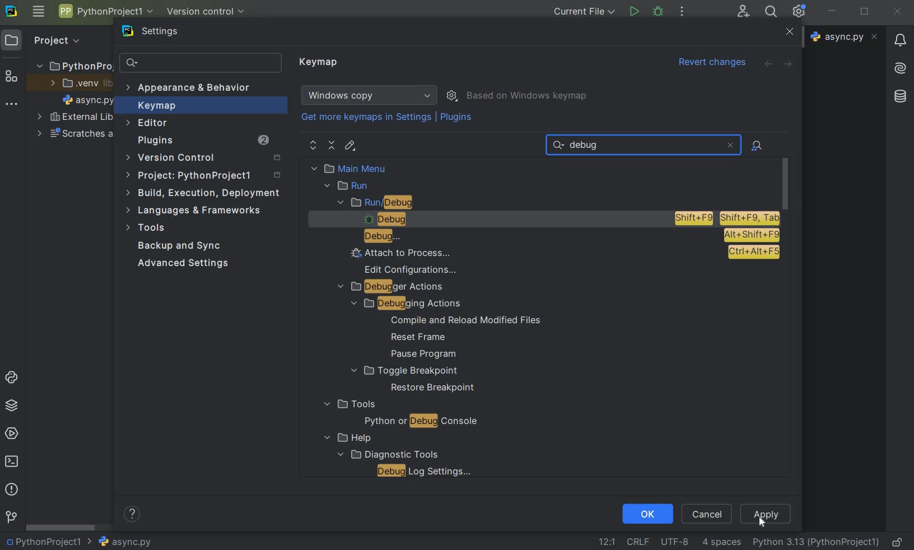  I want to click on attachment, so click(562, 253).